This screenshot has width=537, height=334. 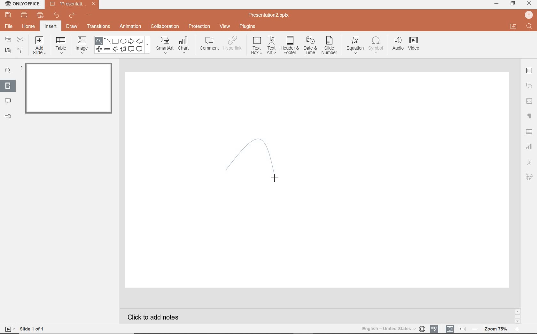 What do you see at coordinates (530, 71) in the screenshot?
I see `SLIDE SETTINGS` at bounding box center [530, 71].